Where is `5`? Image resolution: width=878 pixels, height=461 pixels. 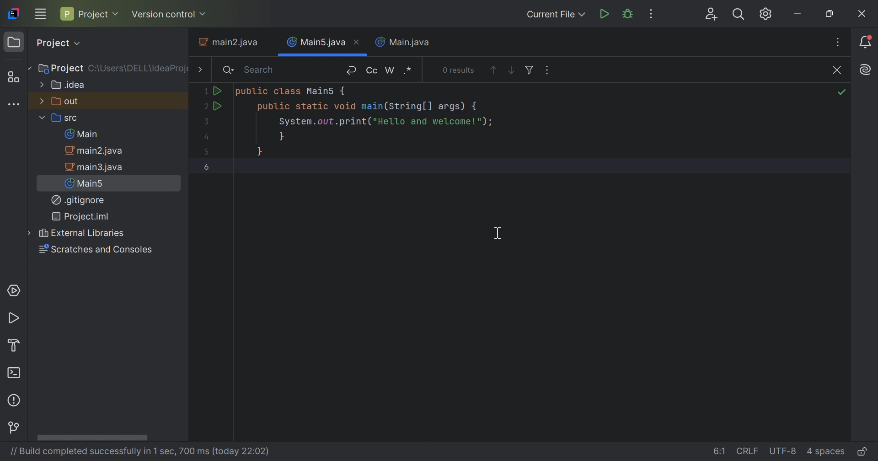 5 is located at coordinates (208, 152).